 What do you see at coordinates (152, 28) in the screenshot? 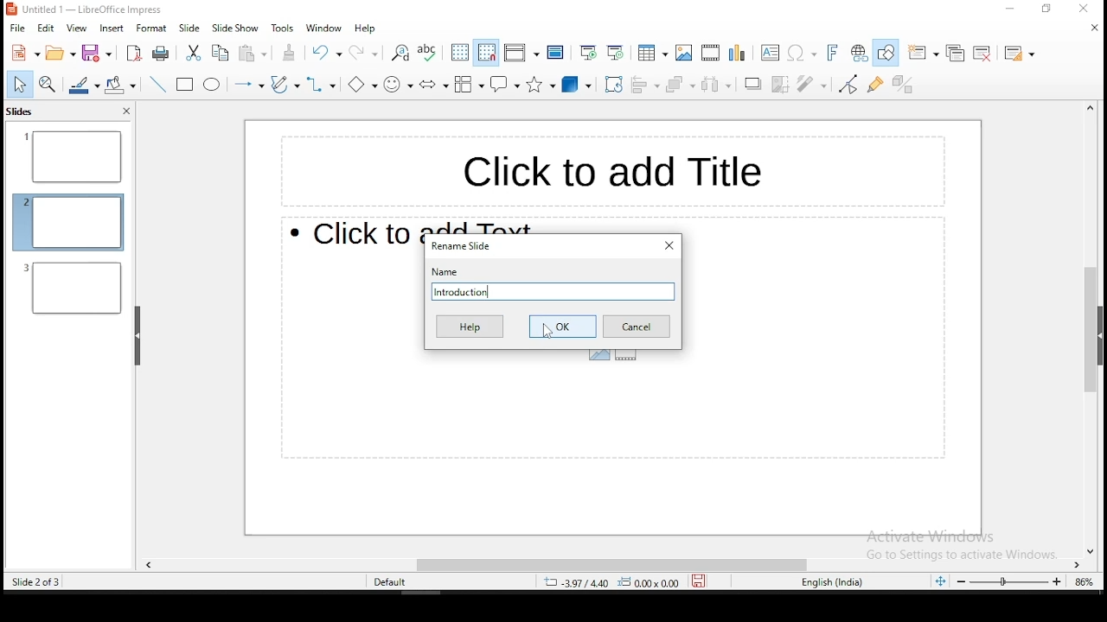
I see `format` at bounding box center [152, 28].